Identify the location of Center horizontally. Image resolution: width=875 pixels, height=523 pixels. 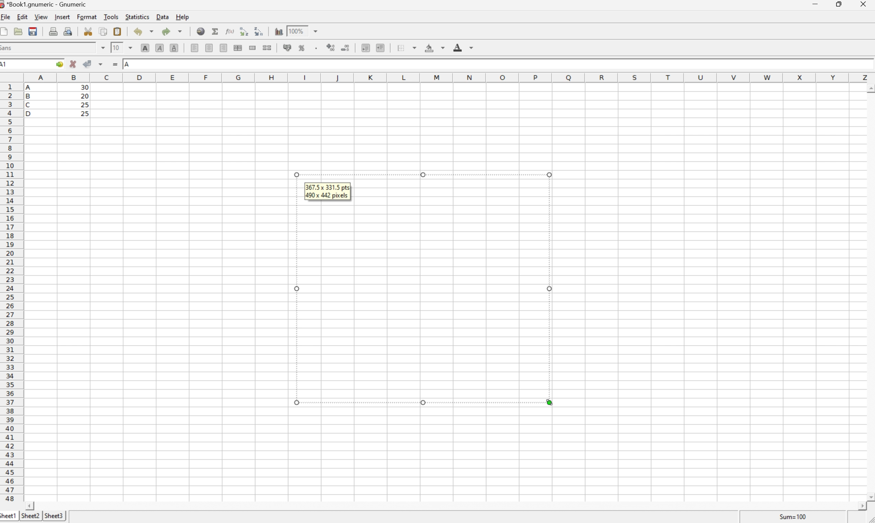
(210, 49).